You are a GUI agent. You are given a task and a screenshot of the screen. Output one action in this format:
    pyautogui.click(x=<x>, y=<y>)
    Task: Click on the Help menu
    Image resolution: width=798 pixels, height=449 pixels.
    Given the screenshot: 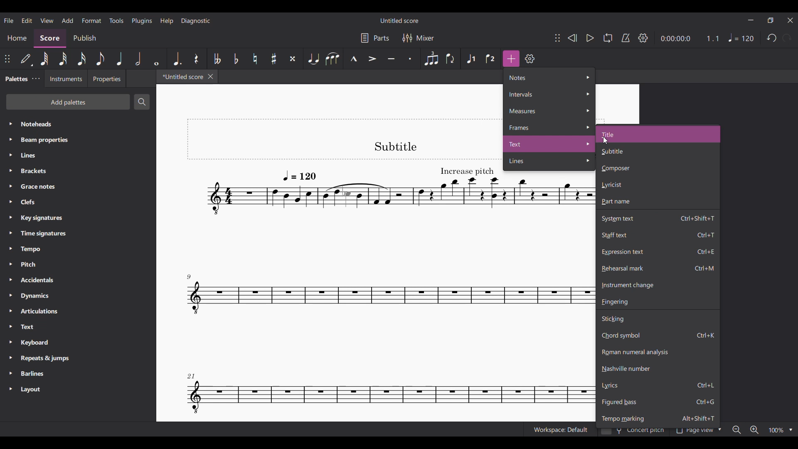 What is the action you would take?
    pyautogui.click(x=167, y=21)
    